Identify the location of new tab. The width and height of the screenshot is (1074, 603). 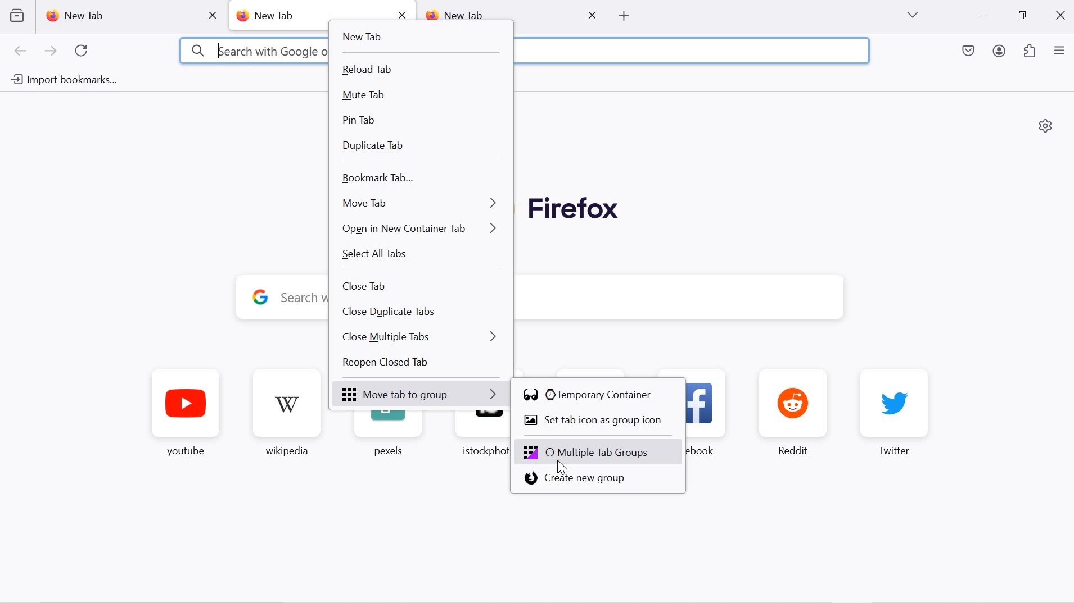
(274, 16).